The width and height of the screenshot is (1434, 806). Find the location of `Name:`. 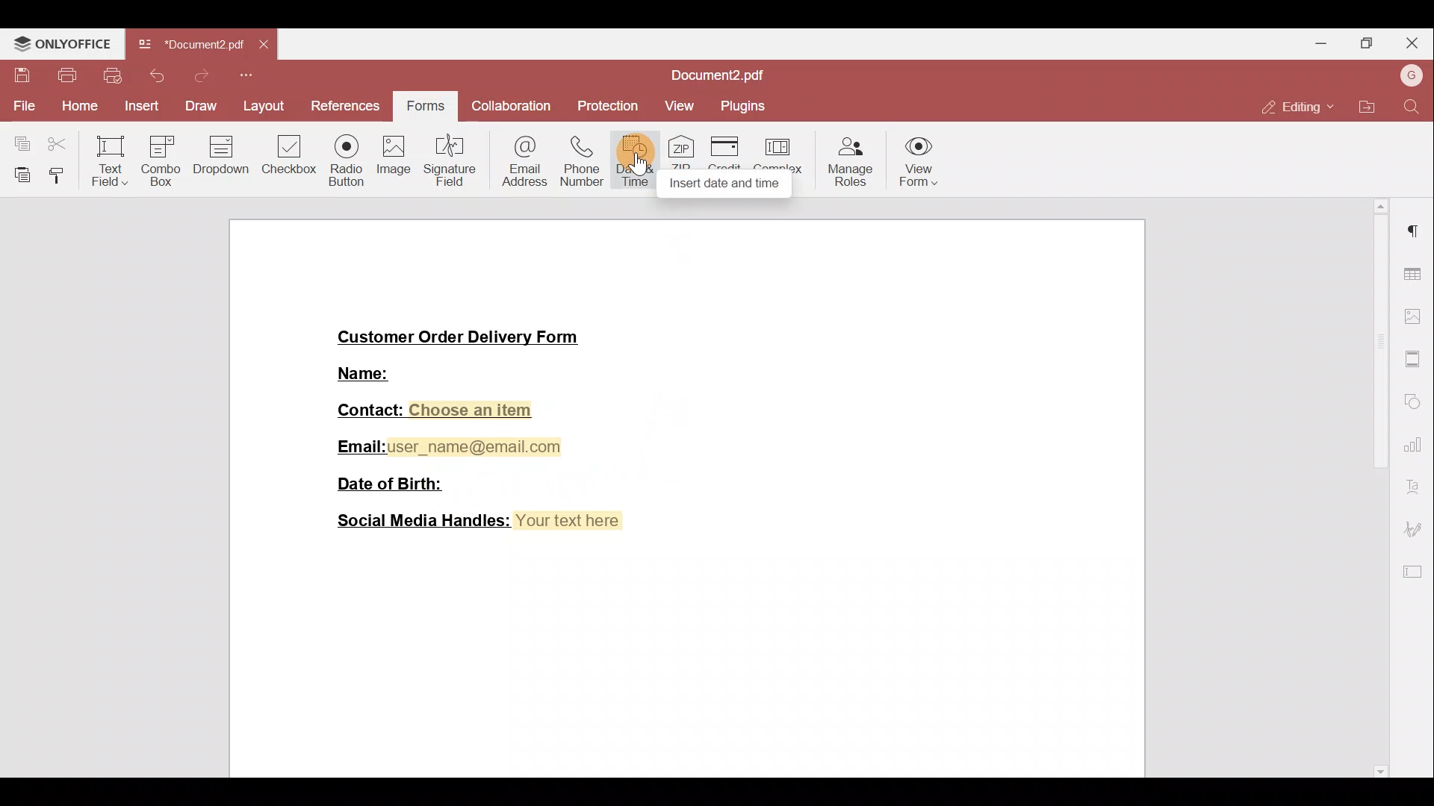

Name: is located at coordinates (365, 372).